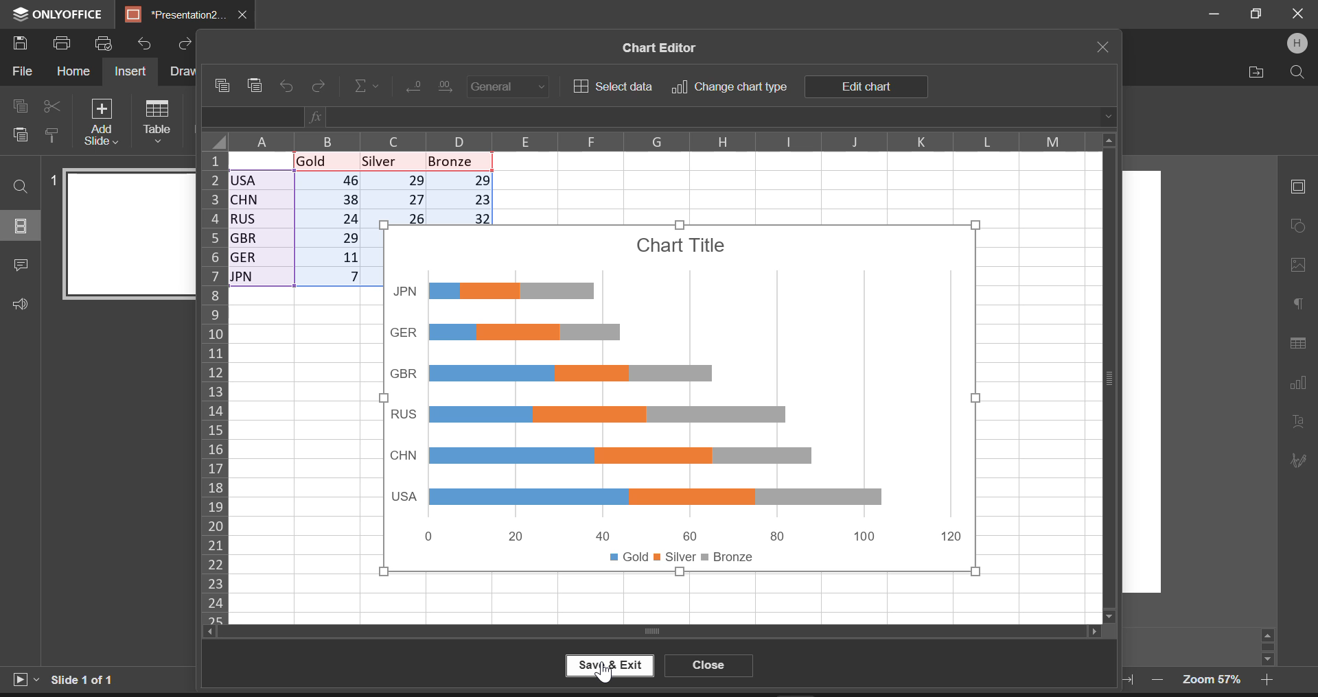  What do you see at coordinates (131, 70) in the screenshot?
I see `Insert` at bounding box center [131, 70].